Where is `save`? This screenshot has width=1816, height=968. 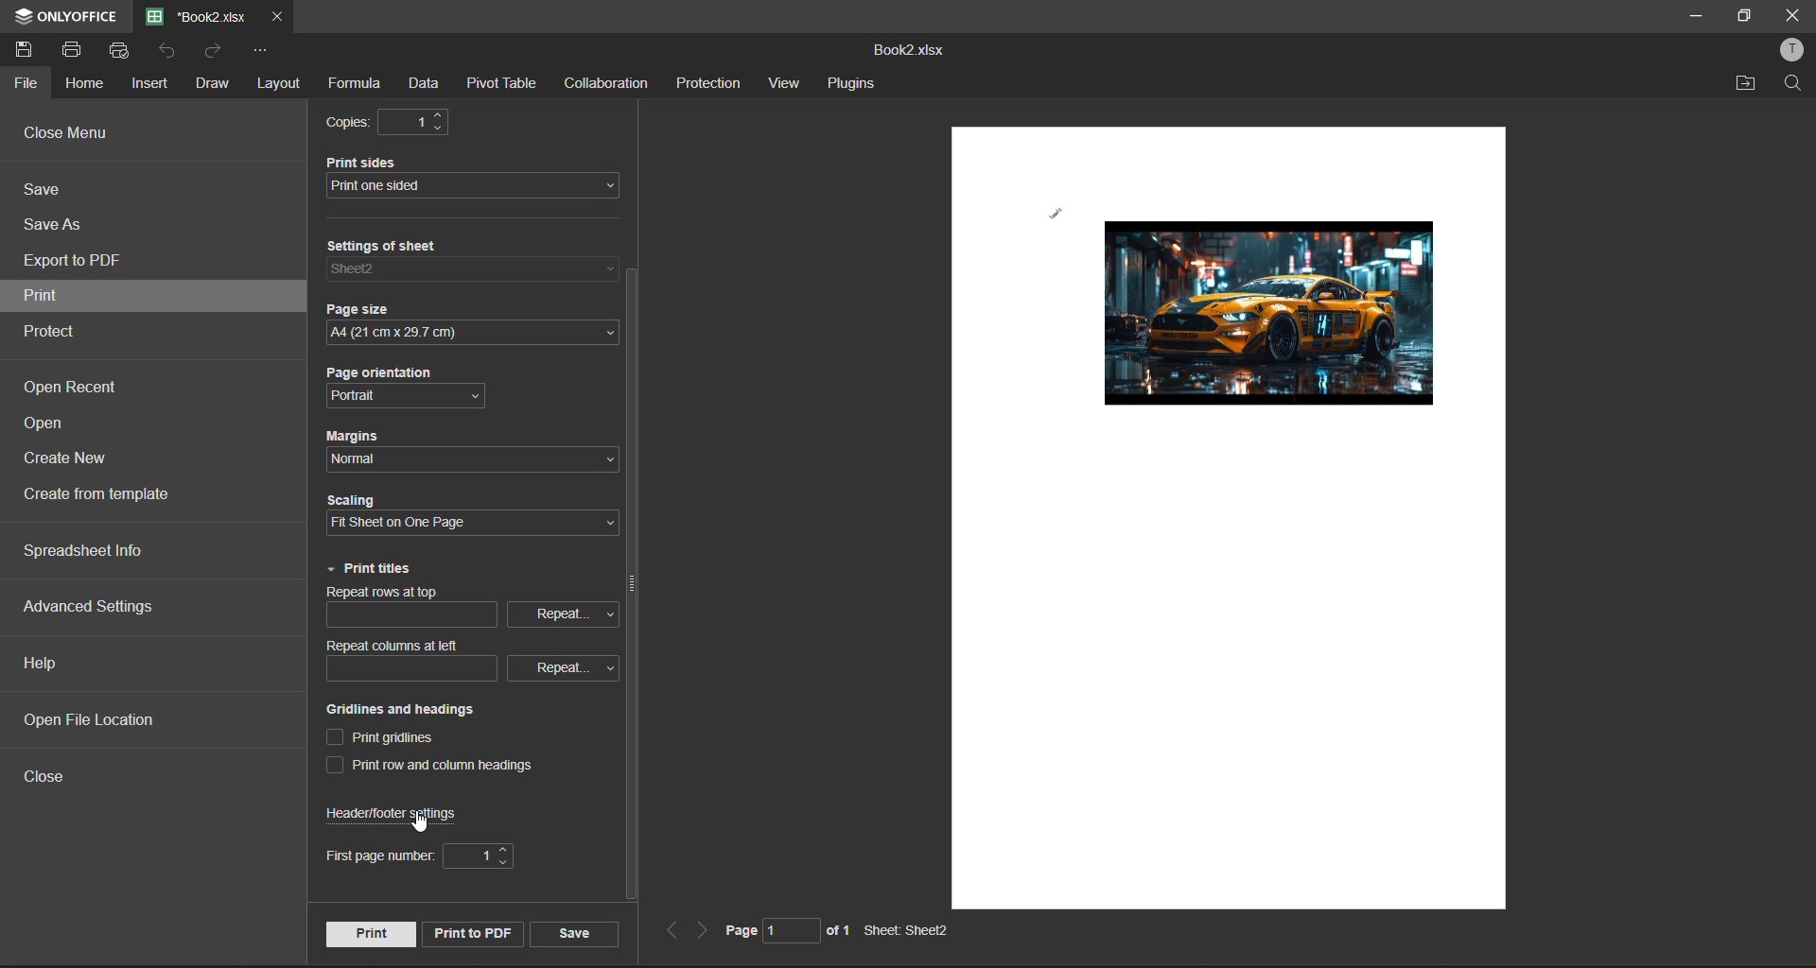
save is located at coordinates (29, 48).